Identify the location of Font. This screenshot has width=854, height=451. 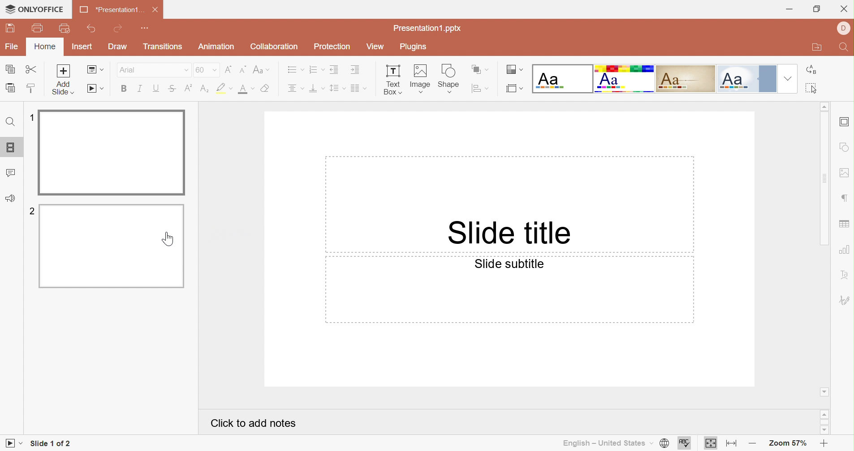
(136, 71).